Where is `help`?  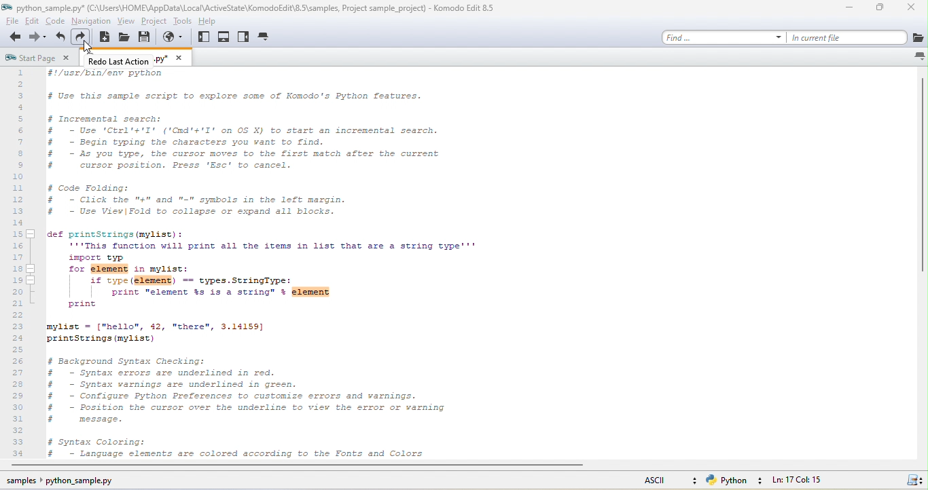 help is located at coordinates (207, 20).